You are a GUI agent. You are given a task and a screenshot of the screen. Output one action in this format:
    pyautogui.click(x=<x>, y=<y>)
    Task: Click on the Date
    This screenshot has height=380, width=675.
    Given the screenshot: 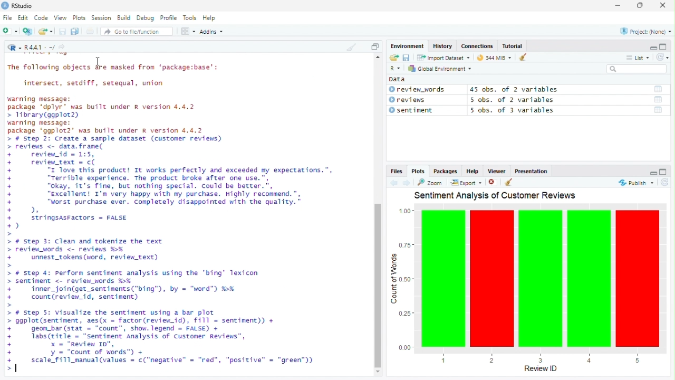 What is the action you would take?
    pyautogui.click(x=659, y=100)
    